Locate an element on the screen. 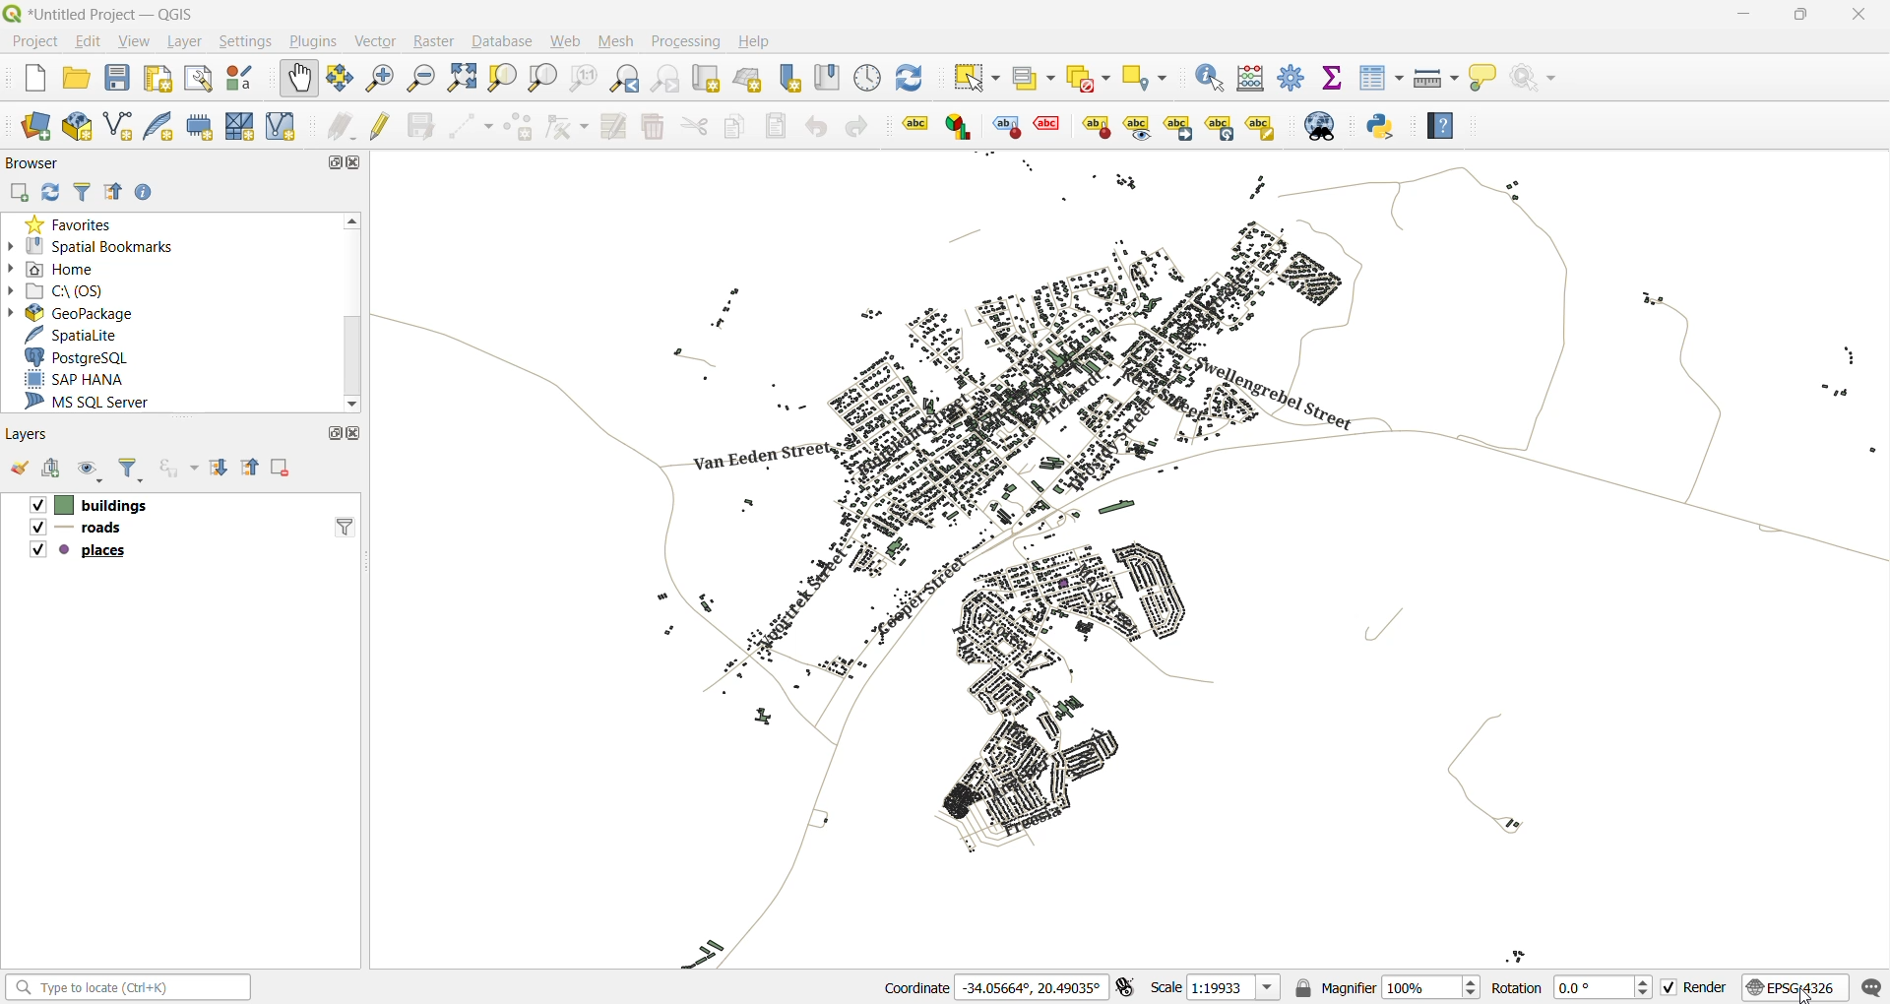 This screenshot has height=1004, width=1890. zoom last is located at coordinates (625, 75).